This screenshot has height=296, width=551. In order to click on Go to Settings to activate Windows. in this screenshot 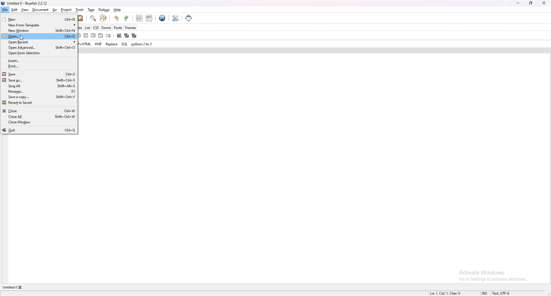, I will do `click(494, 280)`.